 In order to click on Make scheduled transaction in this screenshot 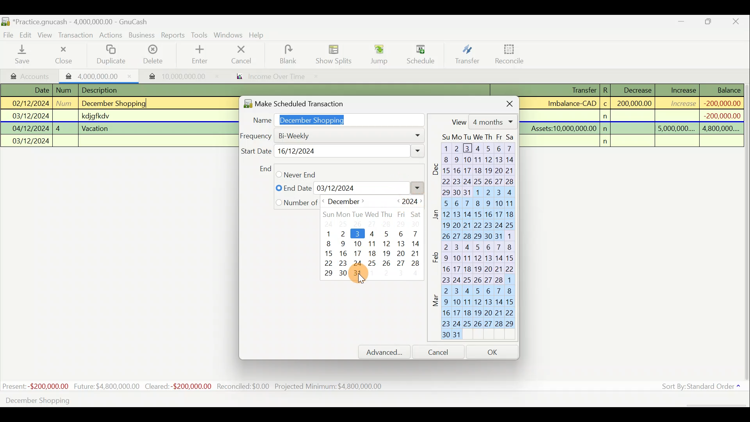, I will do `click(306, 102)`.